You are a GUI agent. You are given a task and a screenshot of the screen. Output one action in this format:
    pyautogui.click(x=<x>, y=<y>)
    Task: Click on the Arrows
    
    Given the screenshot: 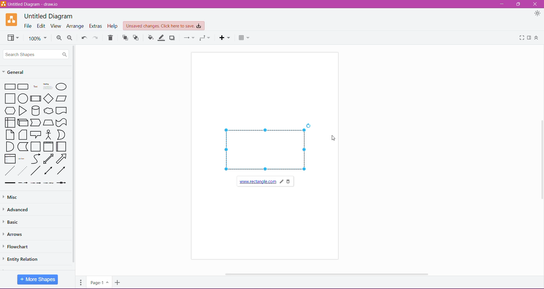 What is the action you would take?
    pyautogui.click(x=14, y=234)
    